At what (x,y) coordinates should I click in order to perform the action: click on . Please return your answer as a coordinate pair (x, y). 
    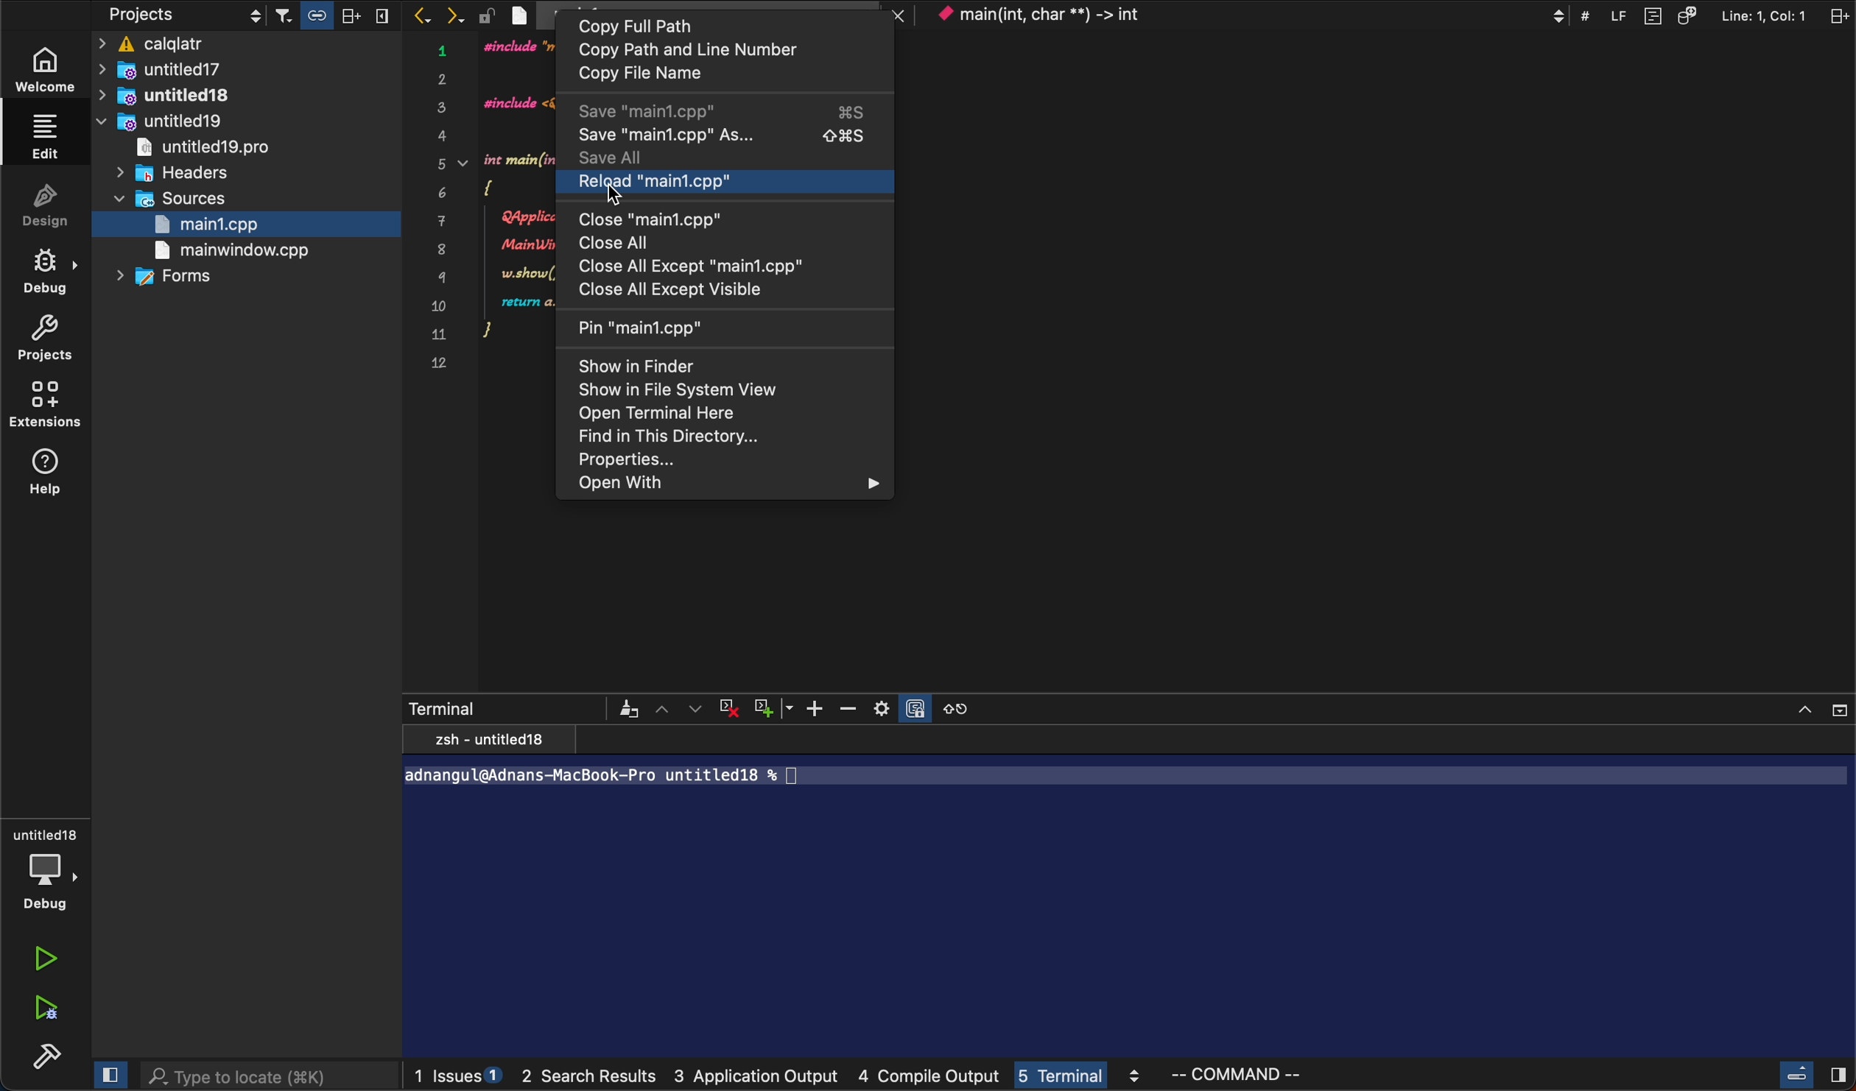
    Looking at the image, I should click on (1706, 15).